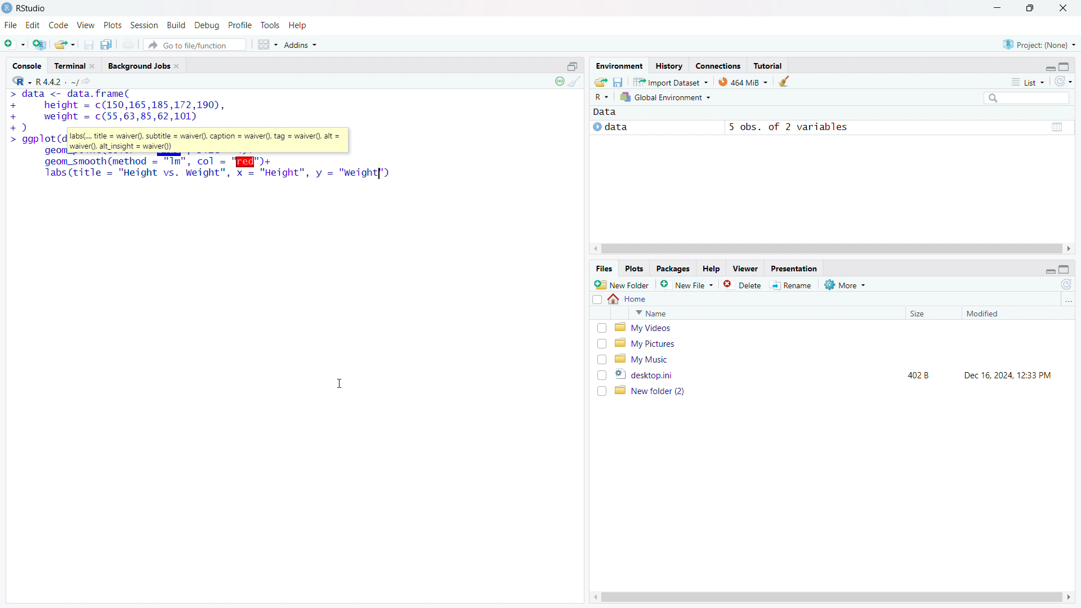 Image resolution: width=1081 pixels, height=608 pixels. Describe the element at coordinates (108, 44) in the screenshot. I see `save all open documents` at that location.